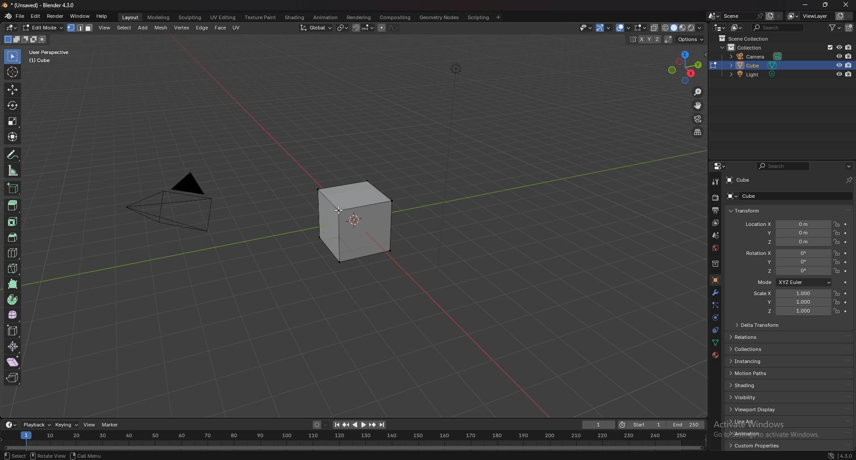  Describe the element at coordinates (840, 16) in the screenshot. I see `add view layer` at that location.